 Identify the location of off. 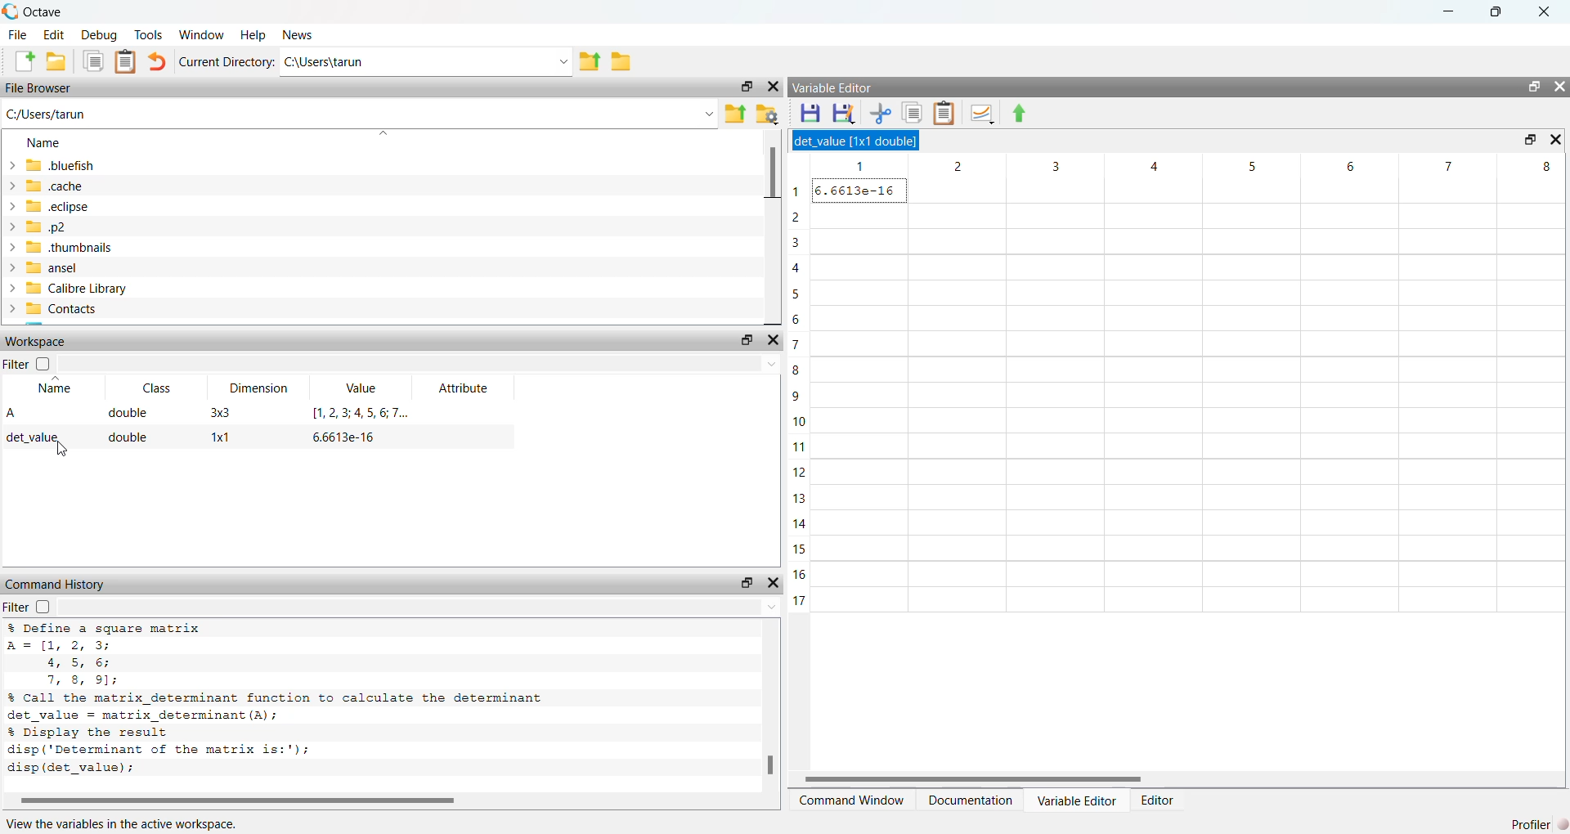
(42, 608).